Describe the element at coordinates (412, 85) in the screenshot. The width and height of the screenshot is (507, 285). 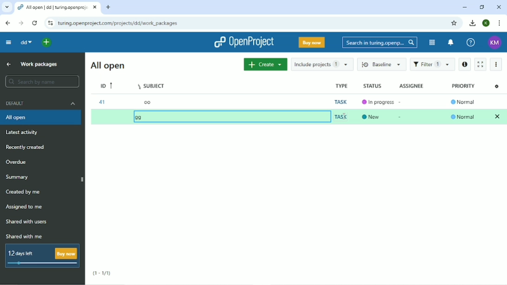
I see `Assignee` at that location.